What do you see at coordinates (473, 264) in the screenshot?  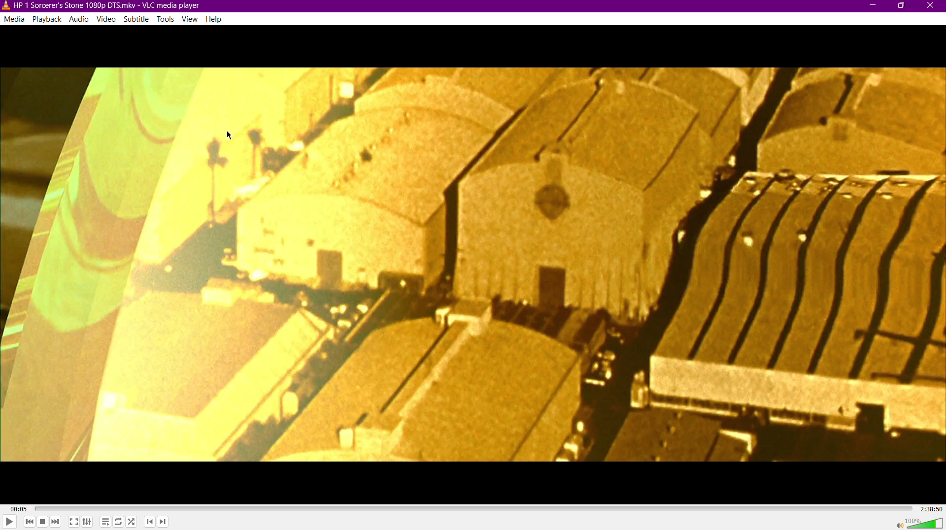 I see `Video Display` at bounding box center [473, 264].